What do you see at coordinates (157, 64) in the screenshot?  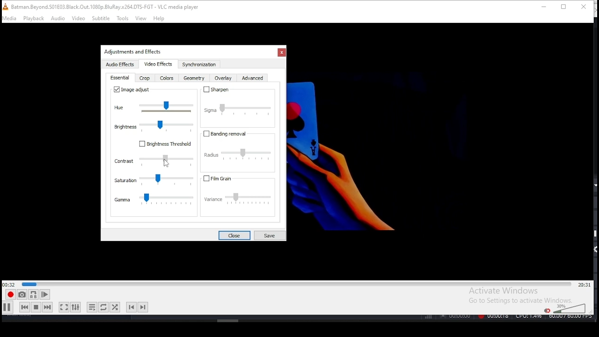 I see `video effects` at bounding box center [157, 64].